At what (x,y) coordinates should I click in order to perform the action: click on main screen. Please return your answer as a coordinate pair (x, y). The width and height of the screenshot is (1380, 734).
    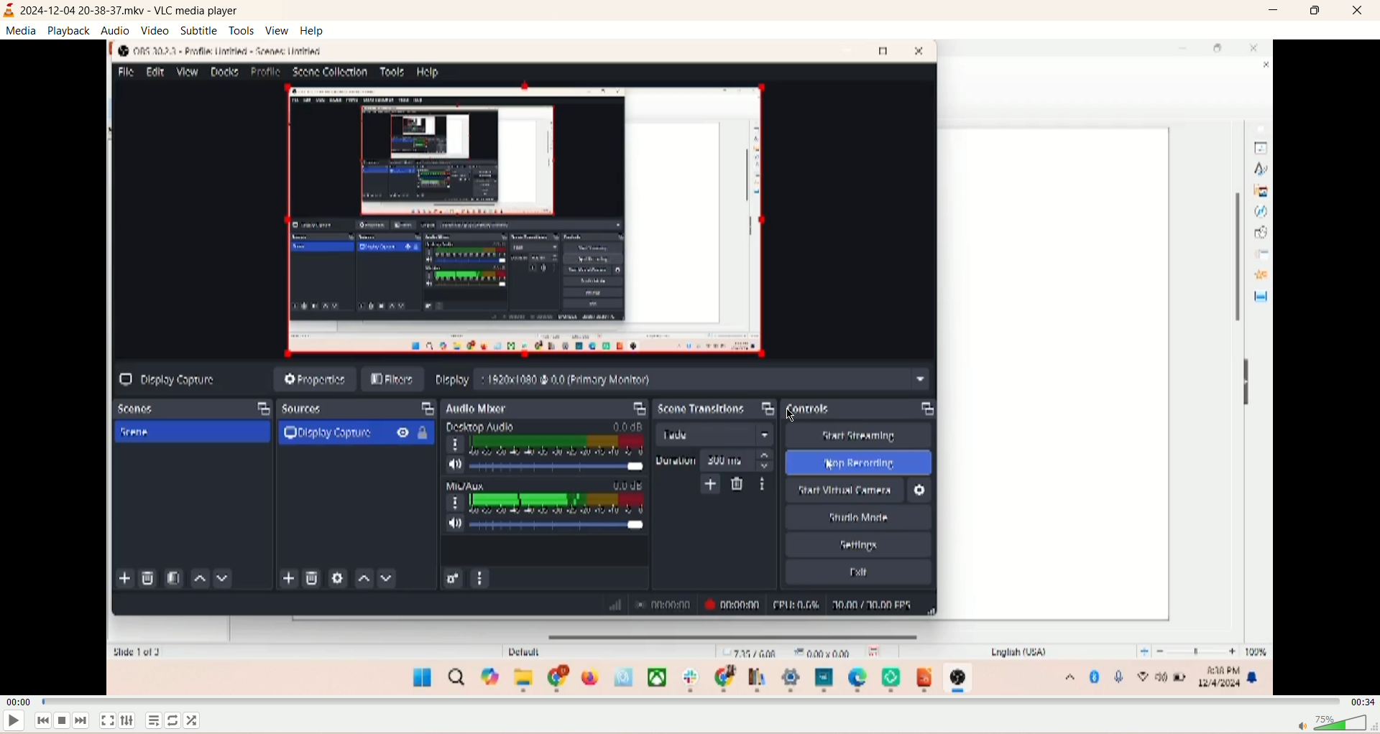
    Looking at the image, I should click on (696, 364).